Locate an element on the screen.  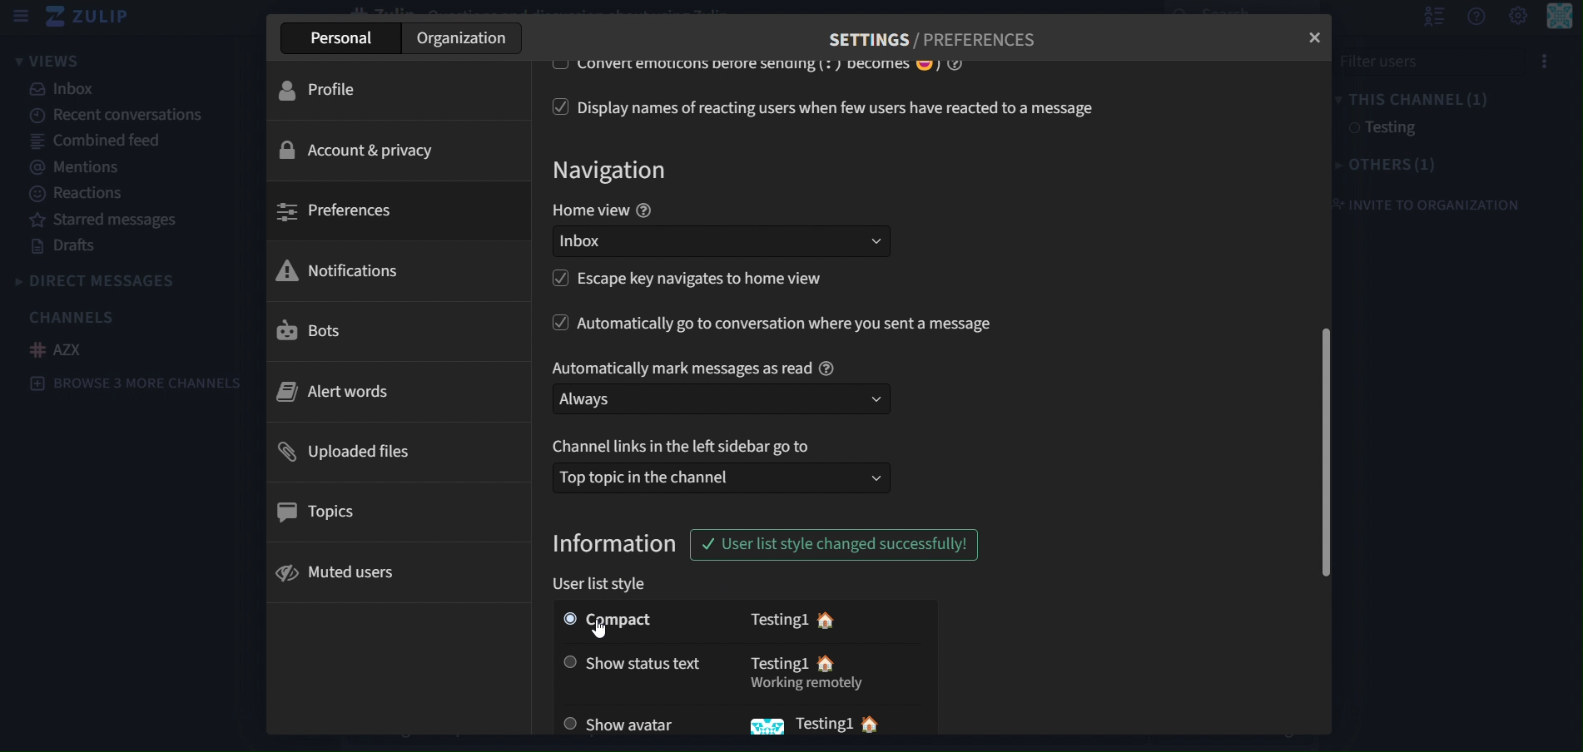
personal is located at coordinates (339, 39).